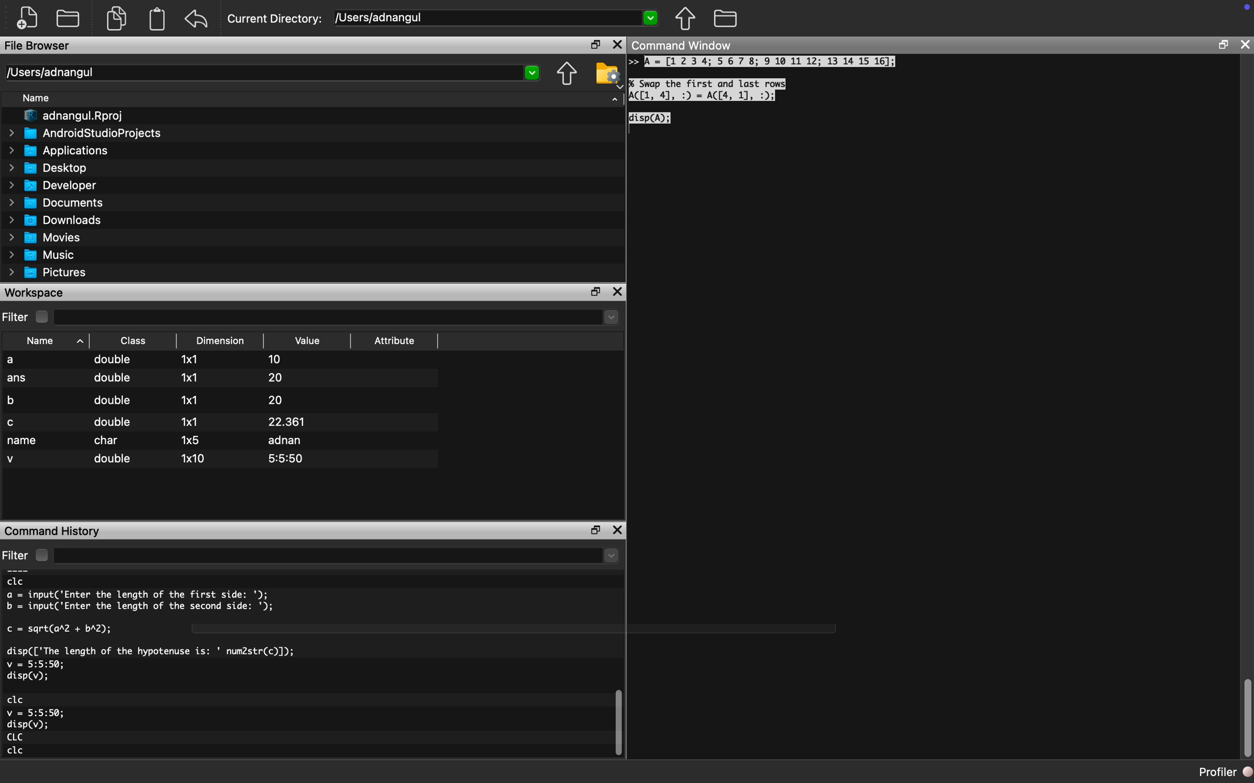 This screenshot has height=783, width=1254. What do you see at coordinates (28, 17) in the screenshot?
I see `New script` at bounding box center [28, 17].